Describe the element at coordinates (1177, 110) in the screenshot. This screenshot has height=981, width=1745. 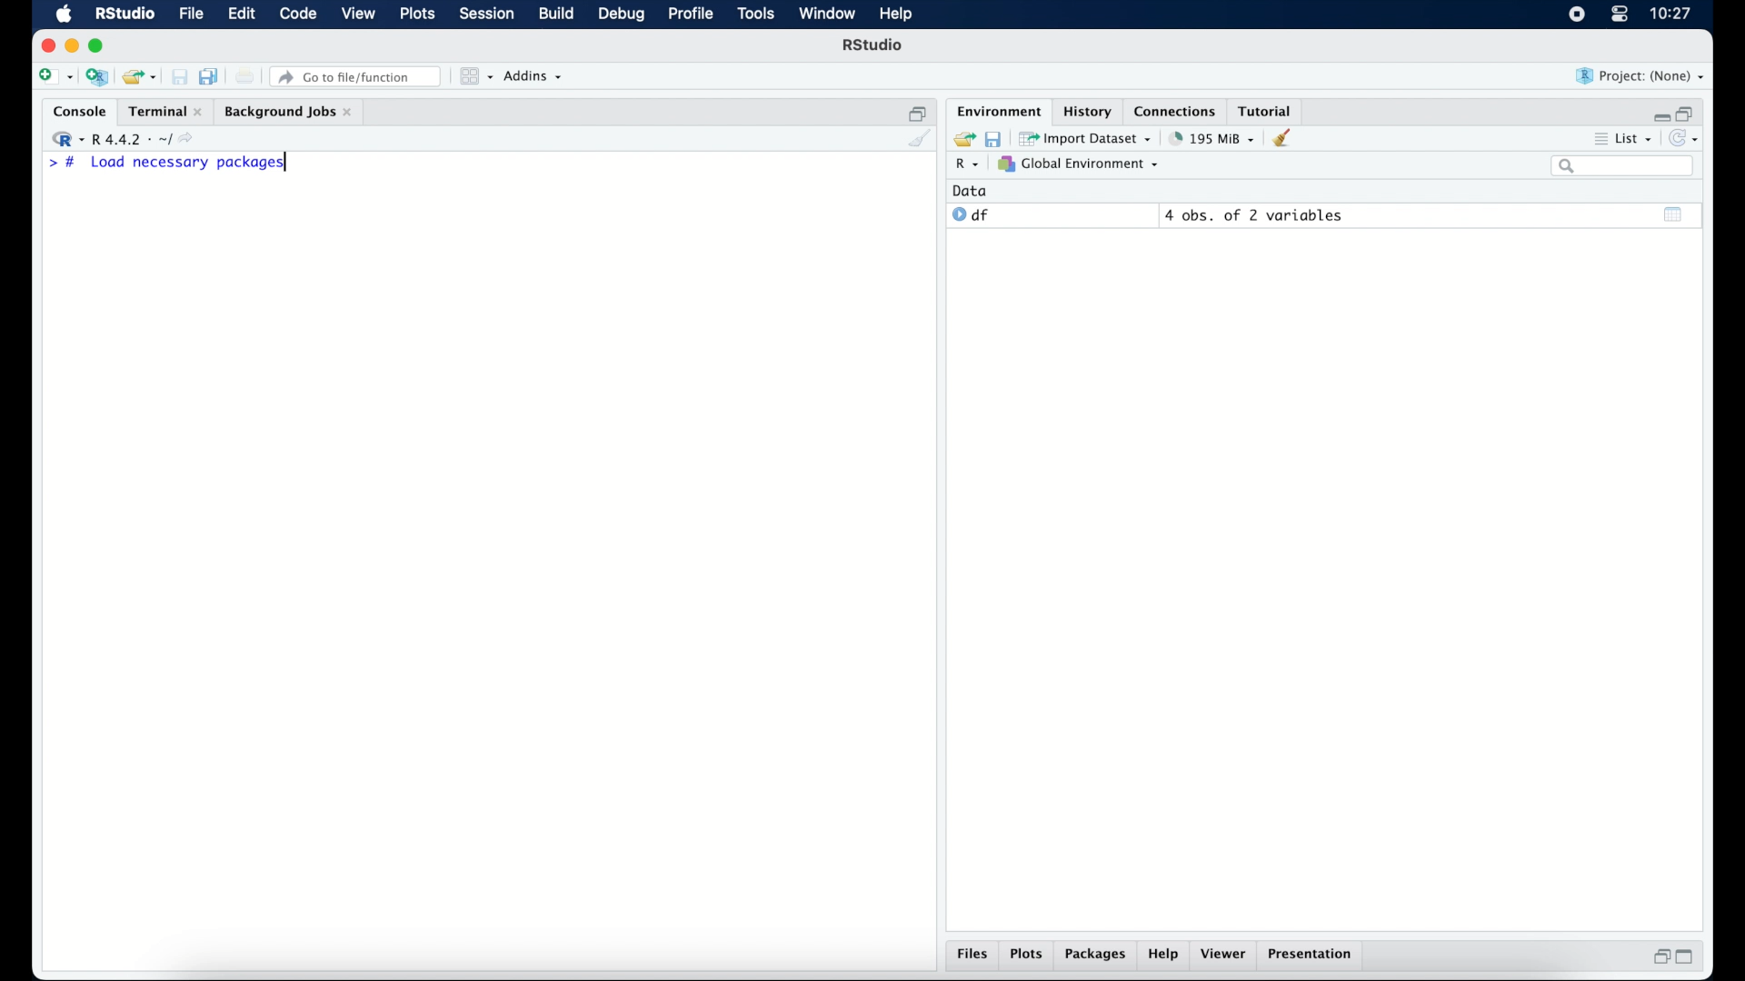
I see `connections` at that location.